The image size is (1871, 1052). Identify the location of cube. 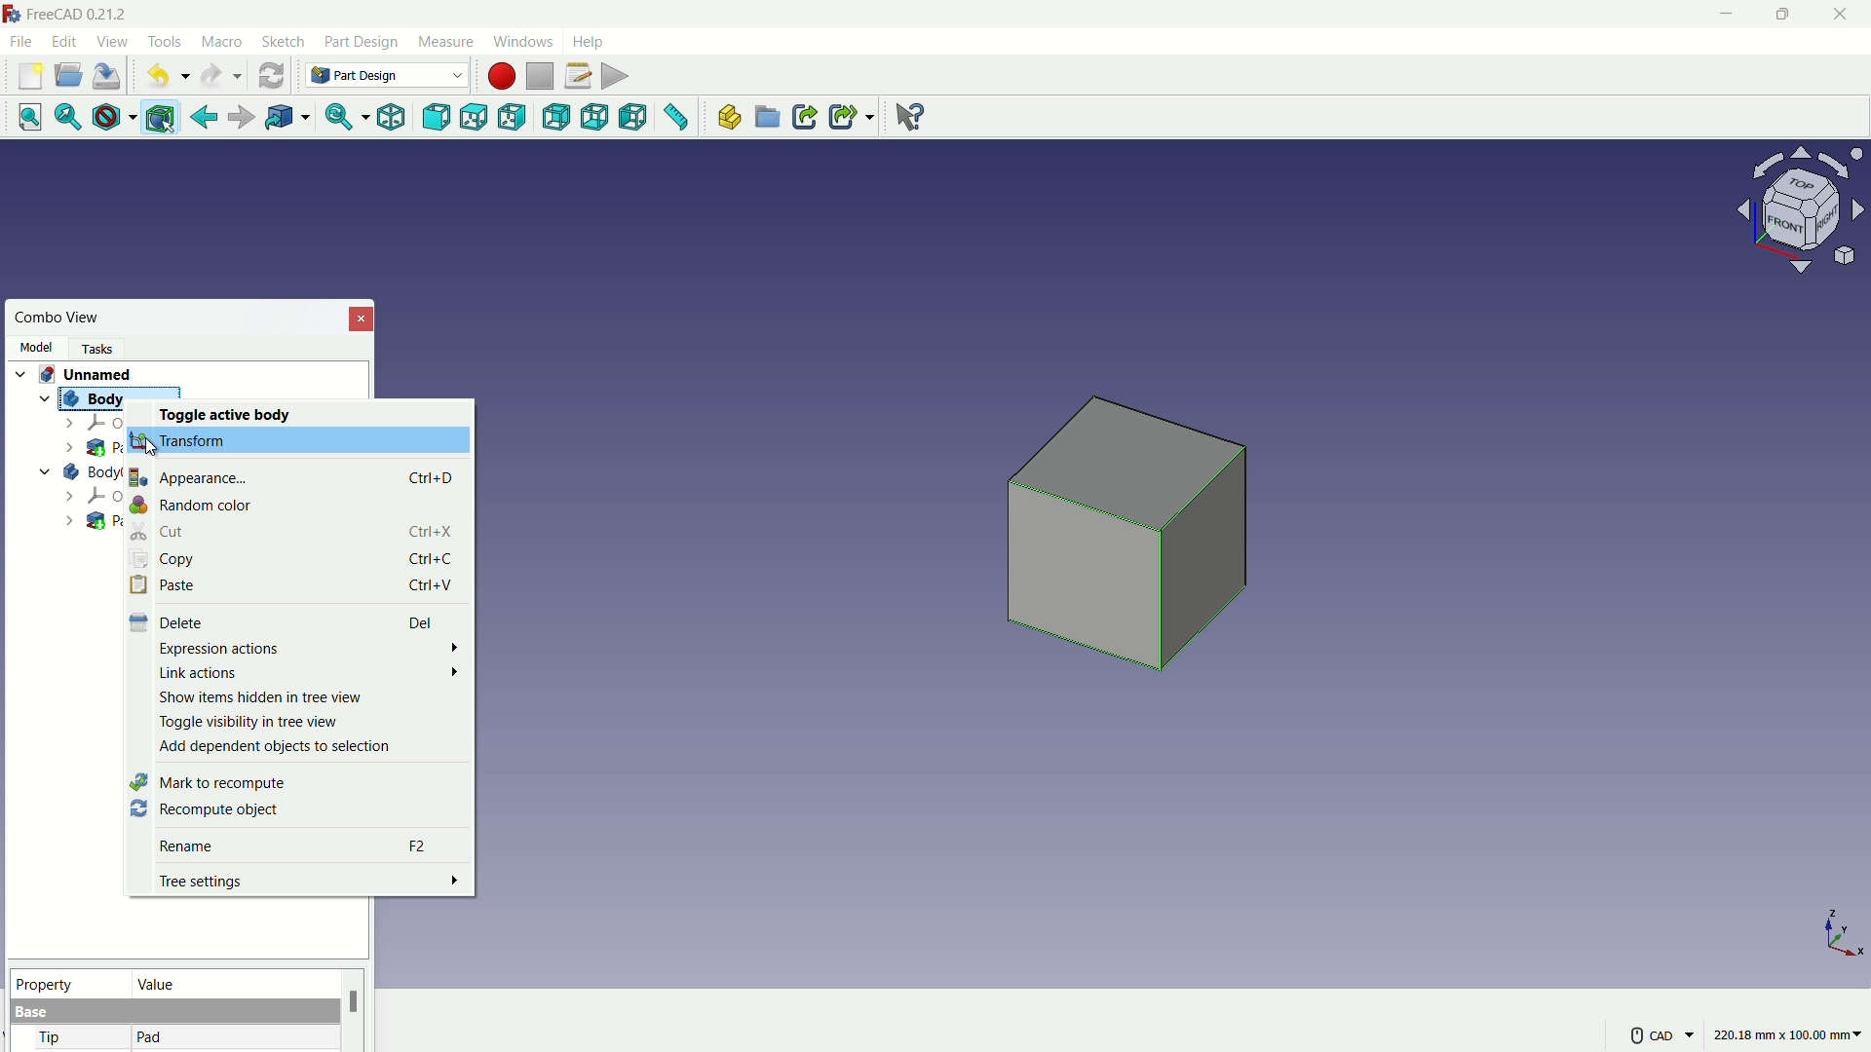
(1133, 544).